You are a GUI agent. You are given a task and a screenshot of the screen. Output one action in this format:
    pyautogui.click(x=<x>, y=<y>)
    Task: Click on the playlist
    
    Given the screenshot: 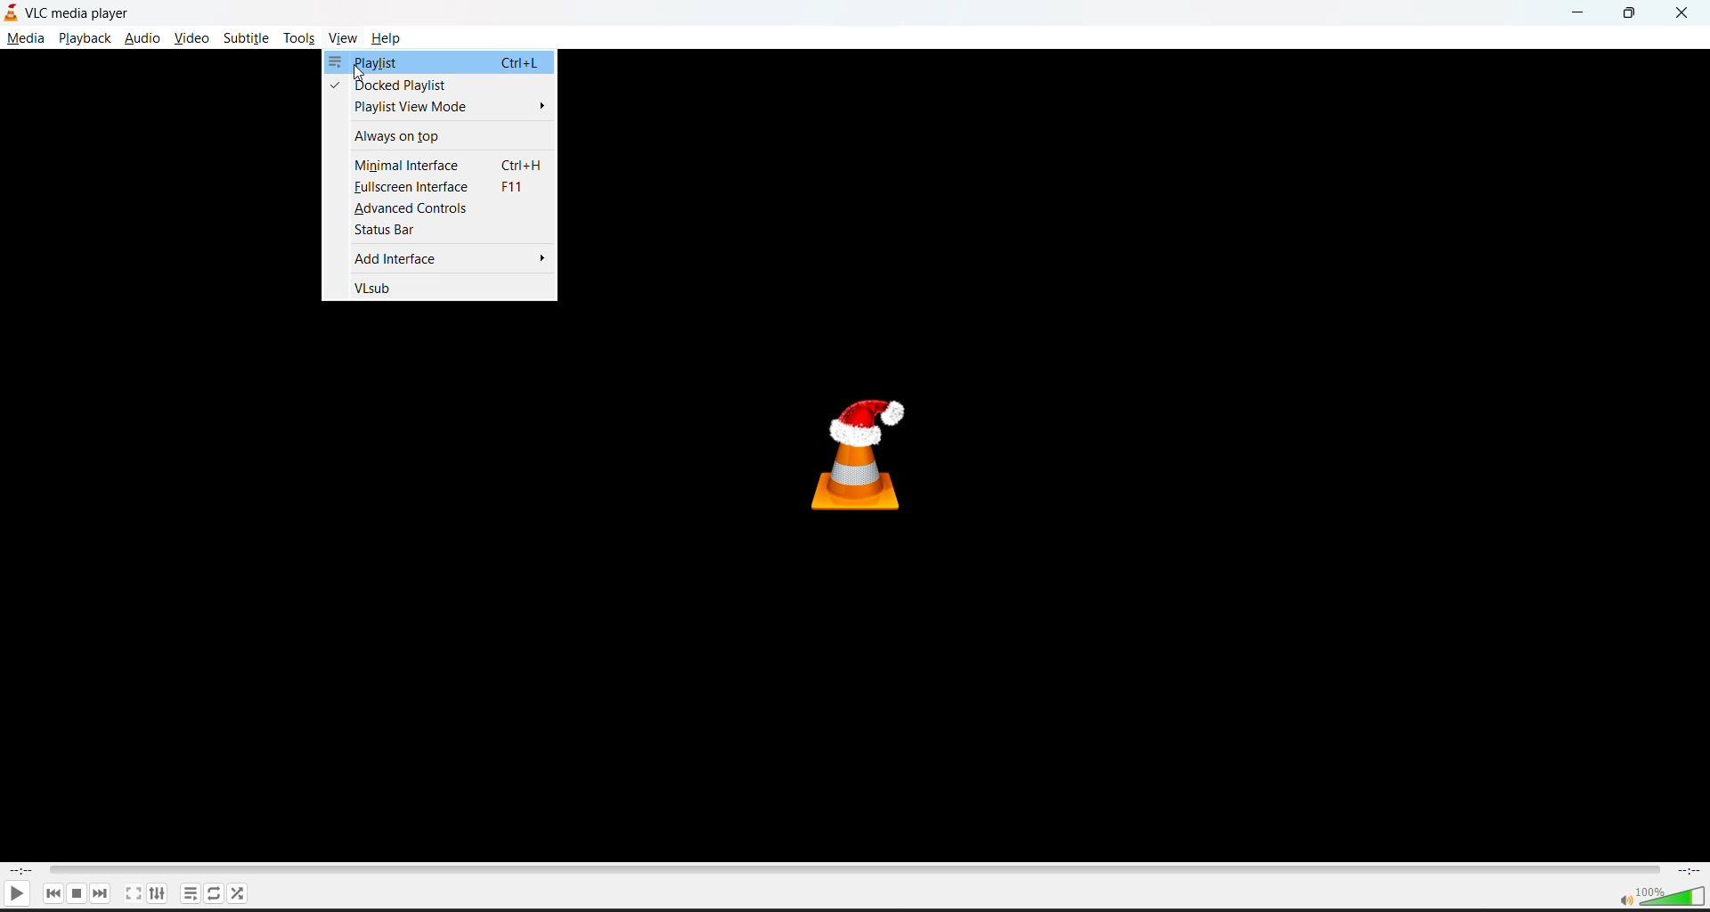 What is the action you would take?
    pyautogui.click(x=438, y=63)
    